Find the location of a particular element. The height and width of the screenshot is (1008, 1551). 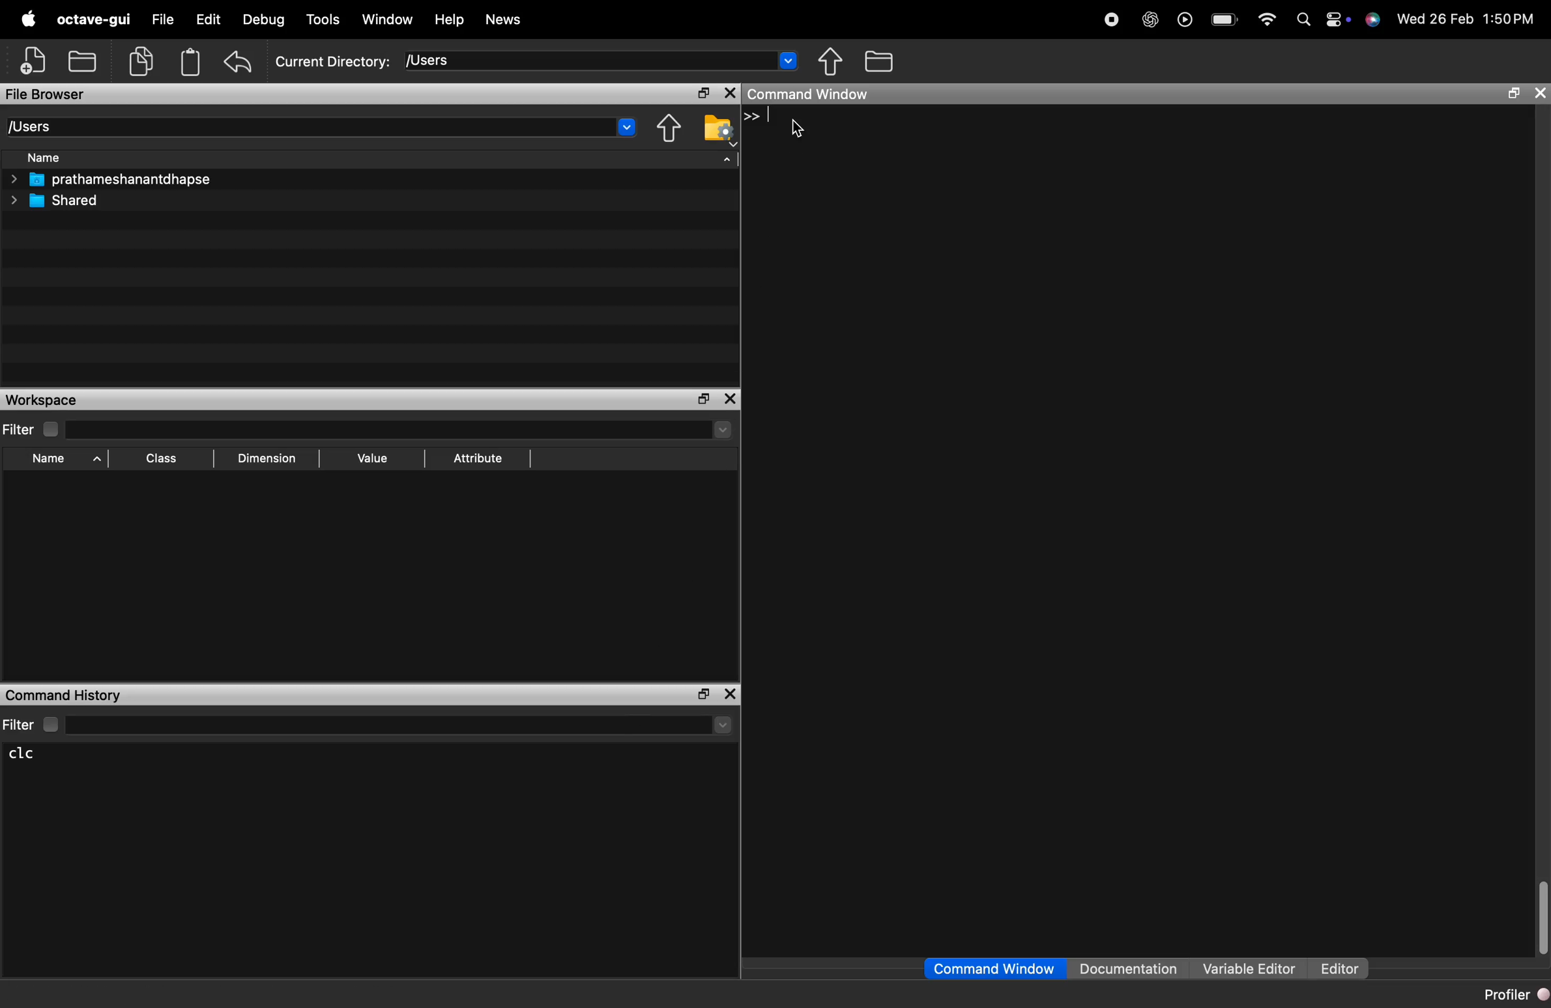

Siri is located at coordinates (1371, 20).